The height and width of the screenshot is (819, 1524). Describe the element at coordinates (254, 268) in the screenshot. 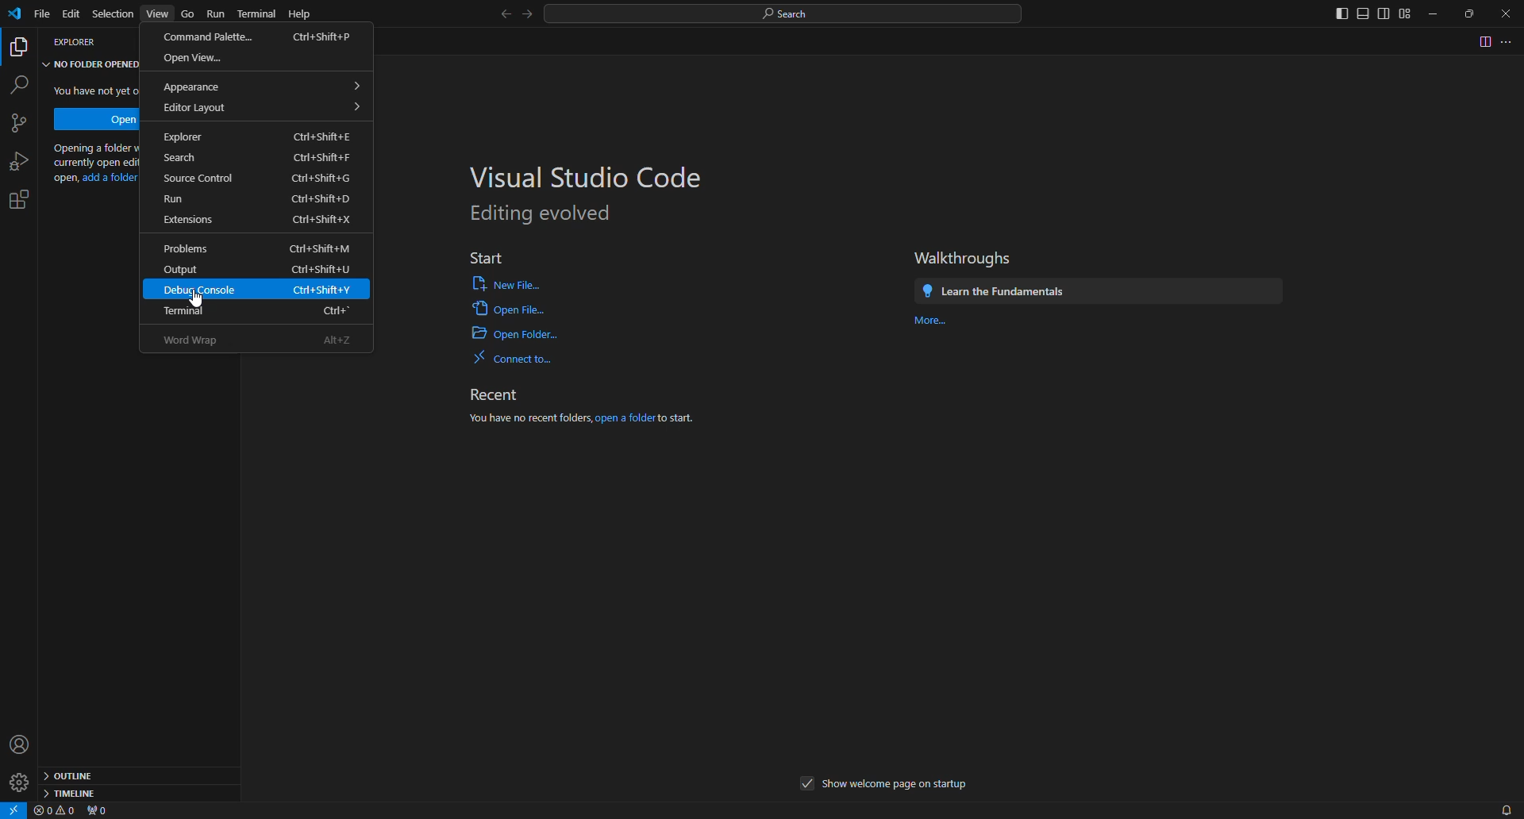

I see `Output` at that location.